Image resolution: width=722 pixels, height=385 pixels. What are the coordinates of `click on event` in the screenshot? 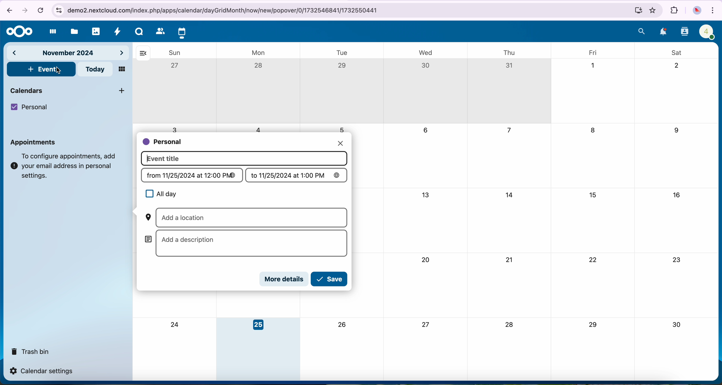 It's located at (41, 70).